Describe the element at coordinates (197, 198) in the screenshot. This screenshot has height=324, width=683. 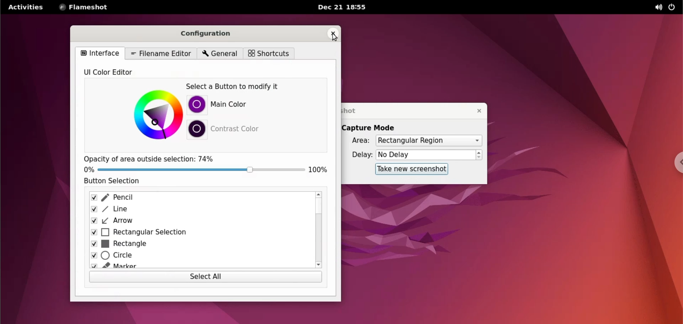
I see `pencil` at that location.